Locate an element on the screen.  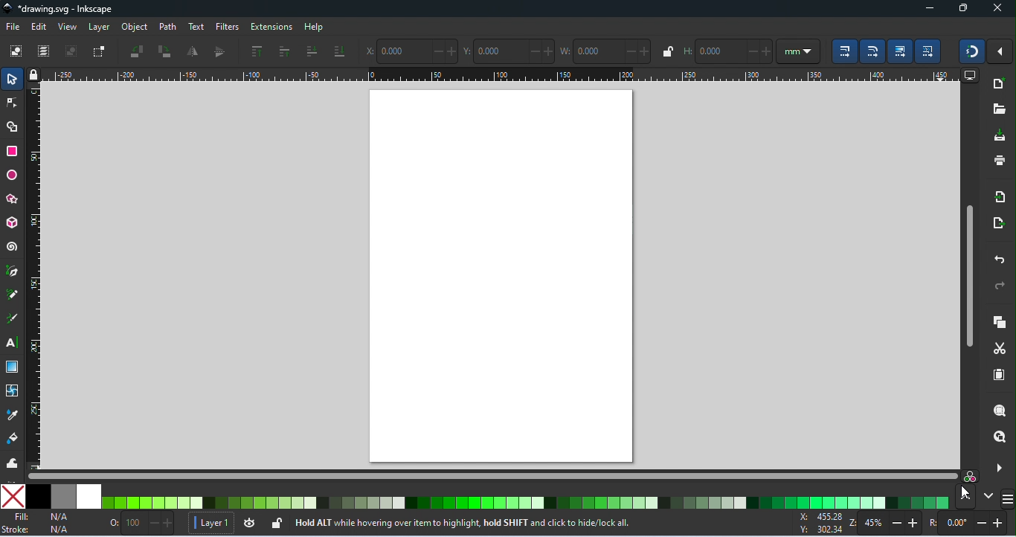
fill is located at coordinates (43, 516).